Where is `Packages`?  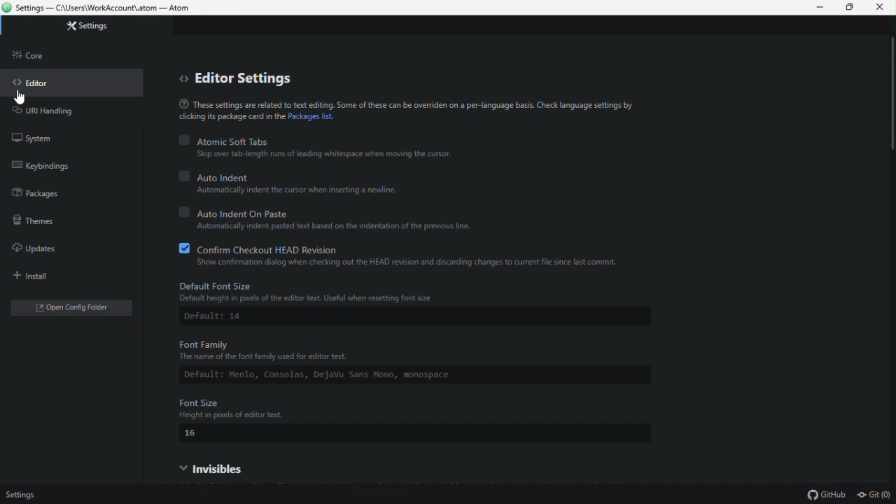 Packages is located at coordinates (41, 195).